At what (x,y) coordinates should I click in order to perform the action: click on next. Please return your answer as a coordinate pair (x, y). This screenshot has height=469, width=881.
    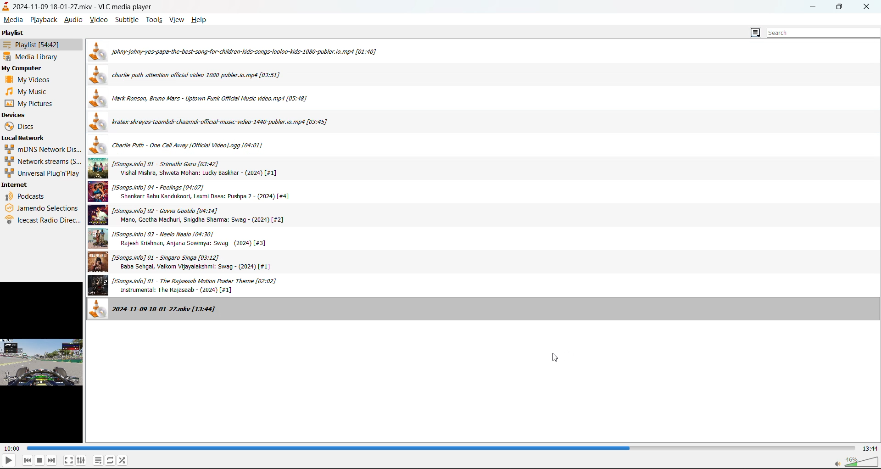
    Looking at the image, I should click on (51, 460).